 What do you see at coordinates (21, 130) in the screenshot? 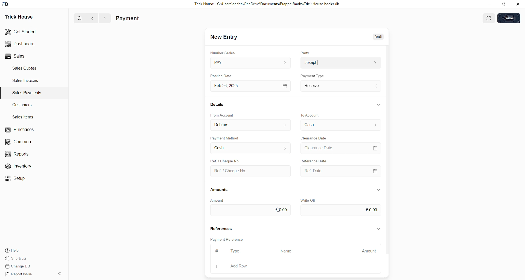
I see `Purchases` at bounding box center [21, 130].